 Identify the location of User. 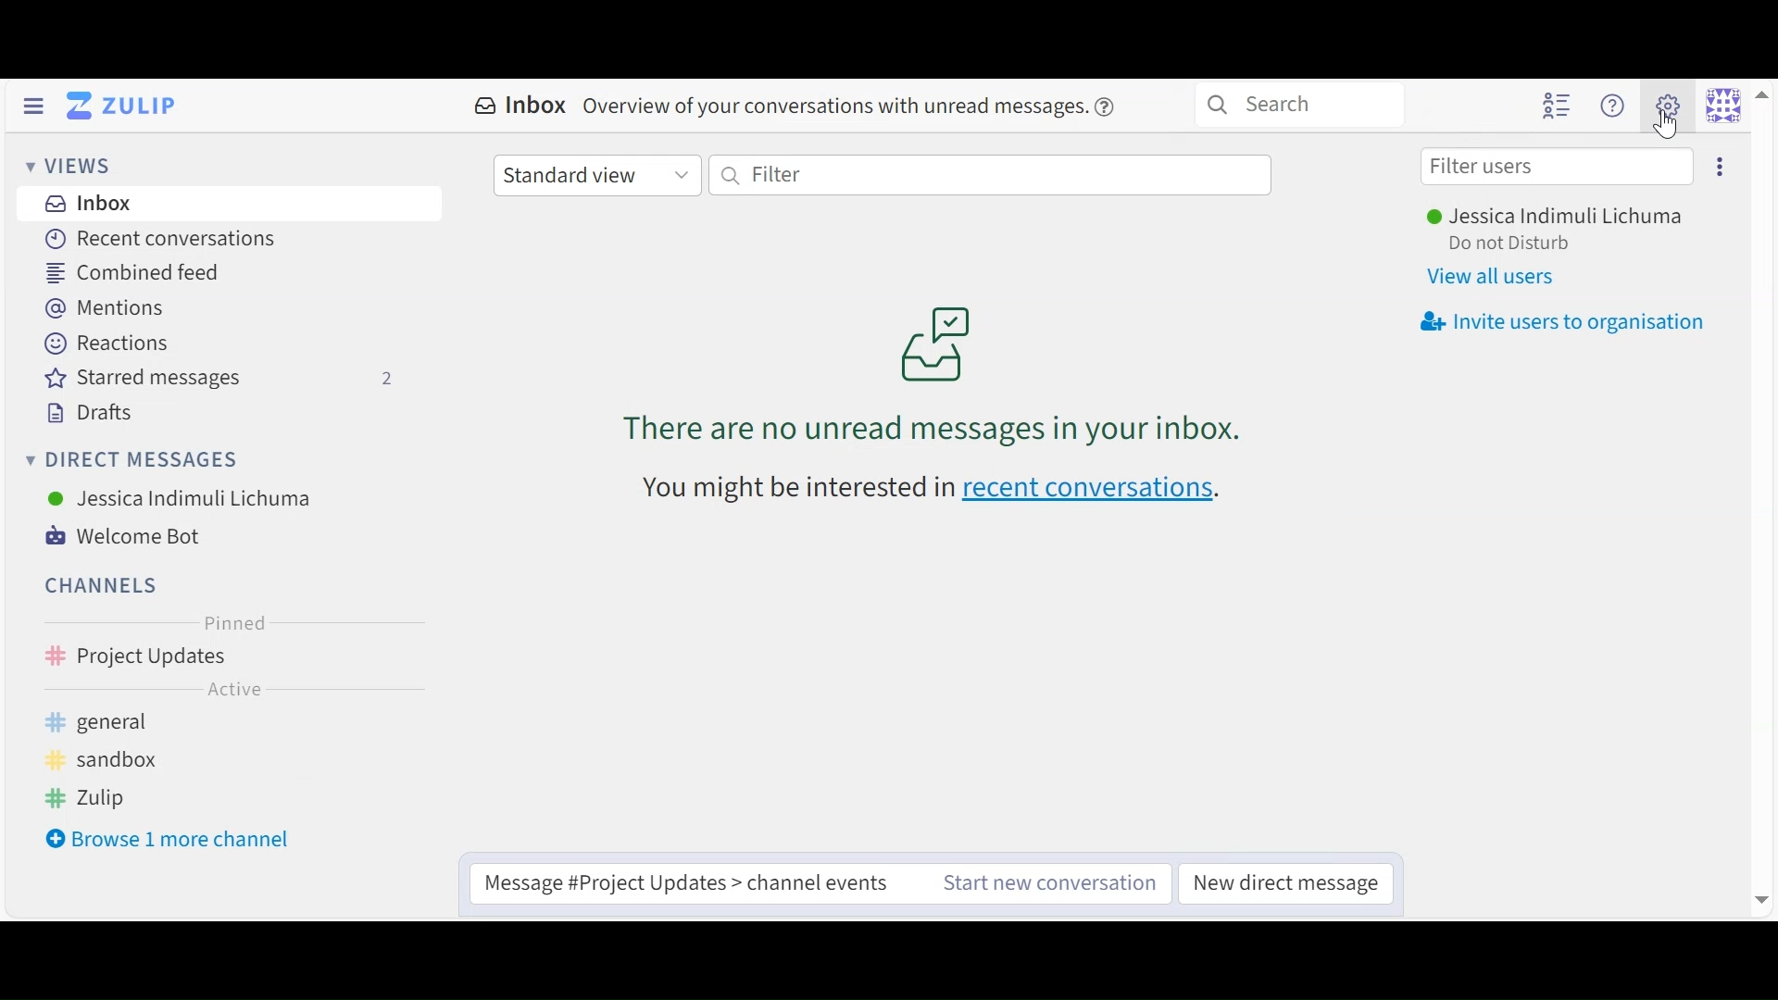
(182, 498).